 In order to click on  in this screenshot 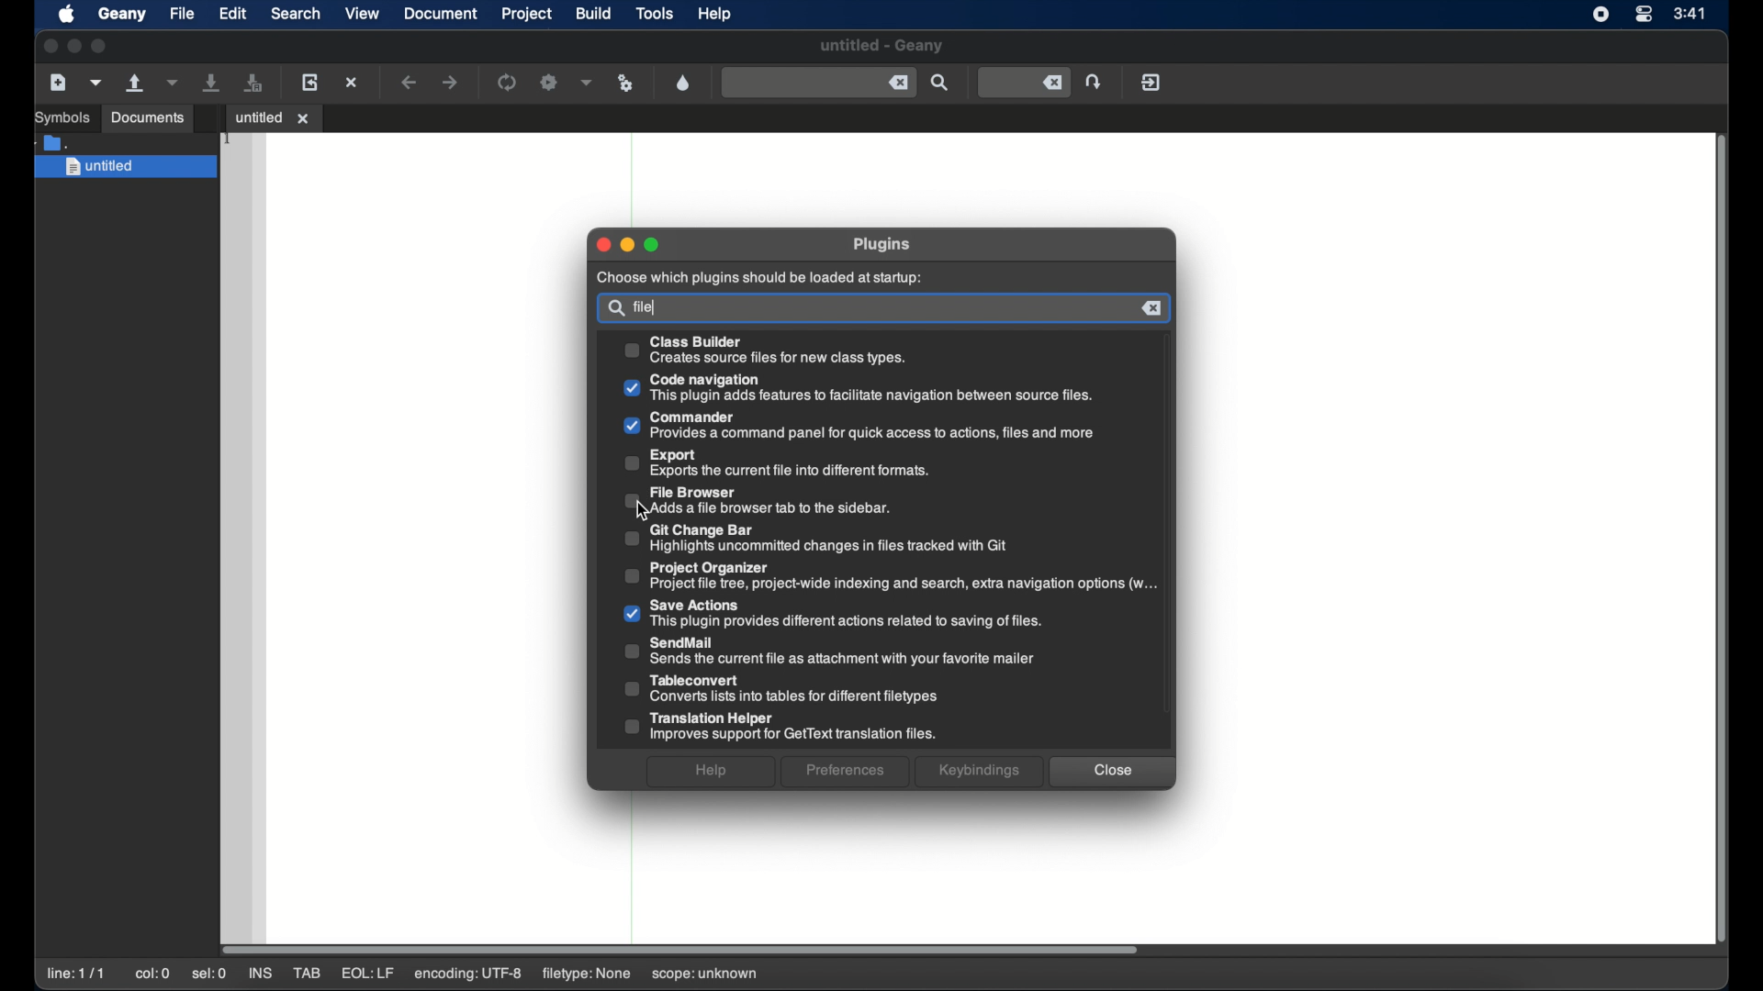, I will do `click(628, 245)`.